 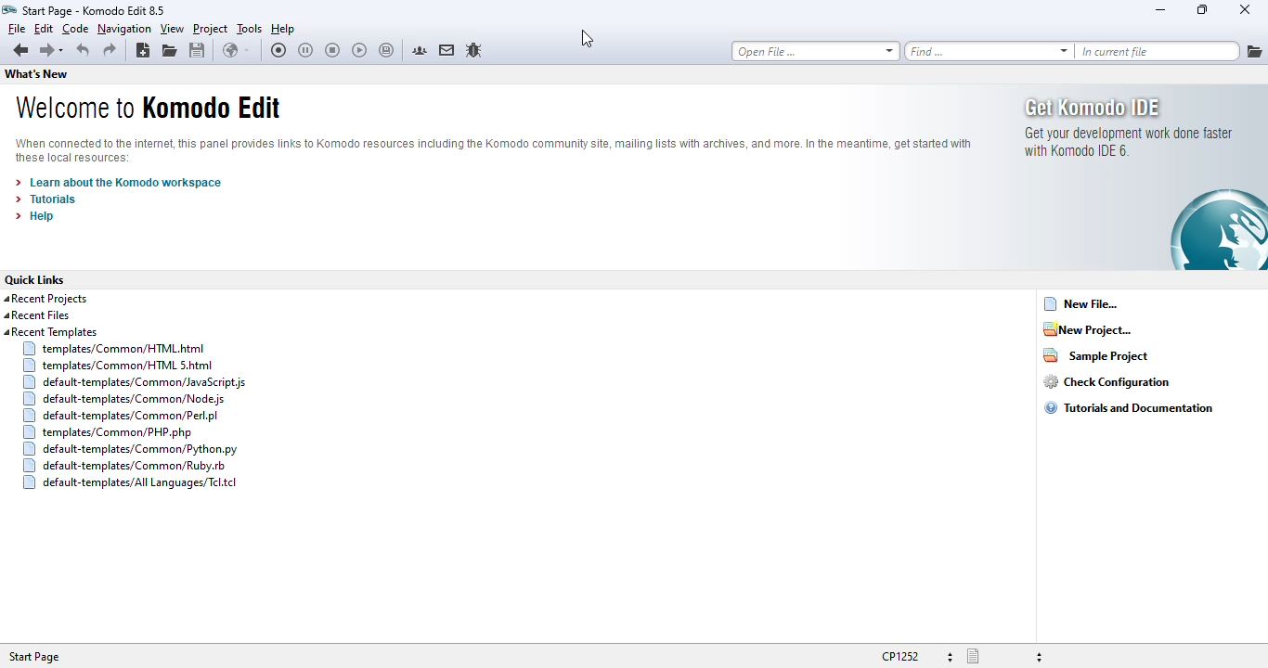 I want to click on komodo email lists, so click(x=447, y=49).